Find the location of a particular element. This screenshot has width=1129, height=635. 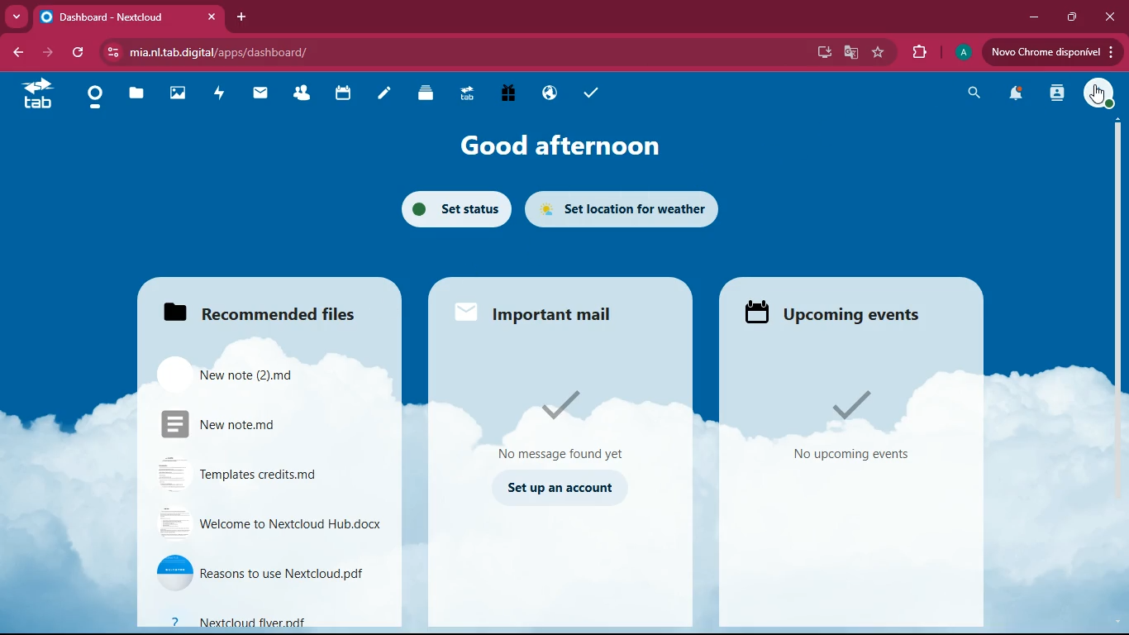

set up is located at coordinates (562, 489).